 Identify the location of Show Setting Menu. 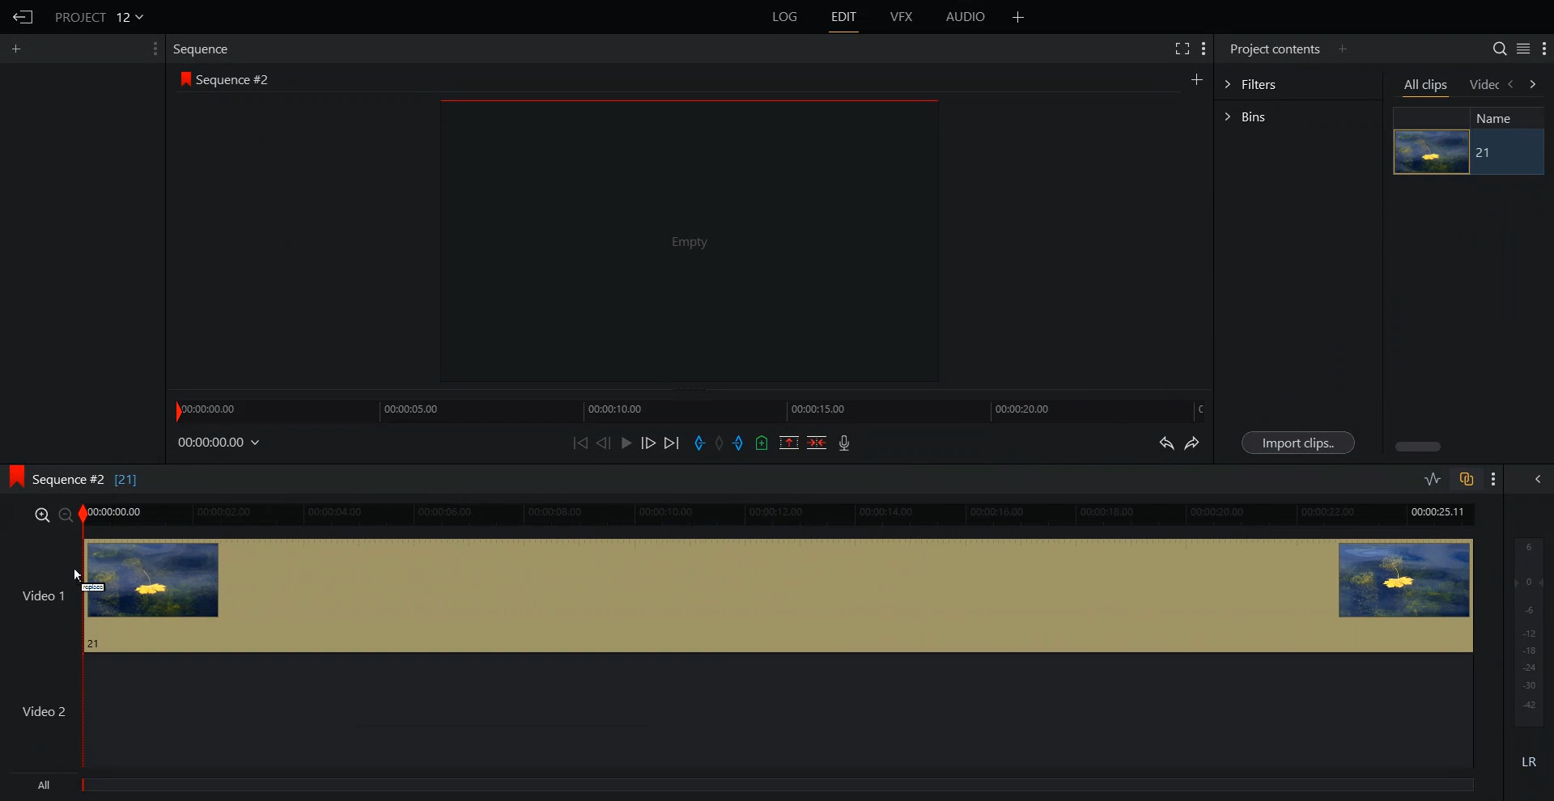
(153, 49).